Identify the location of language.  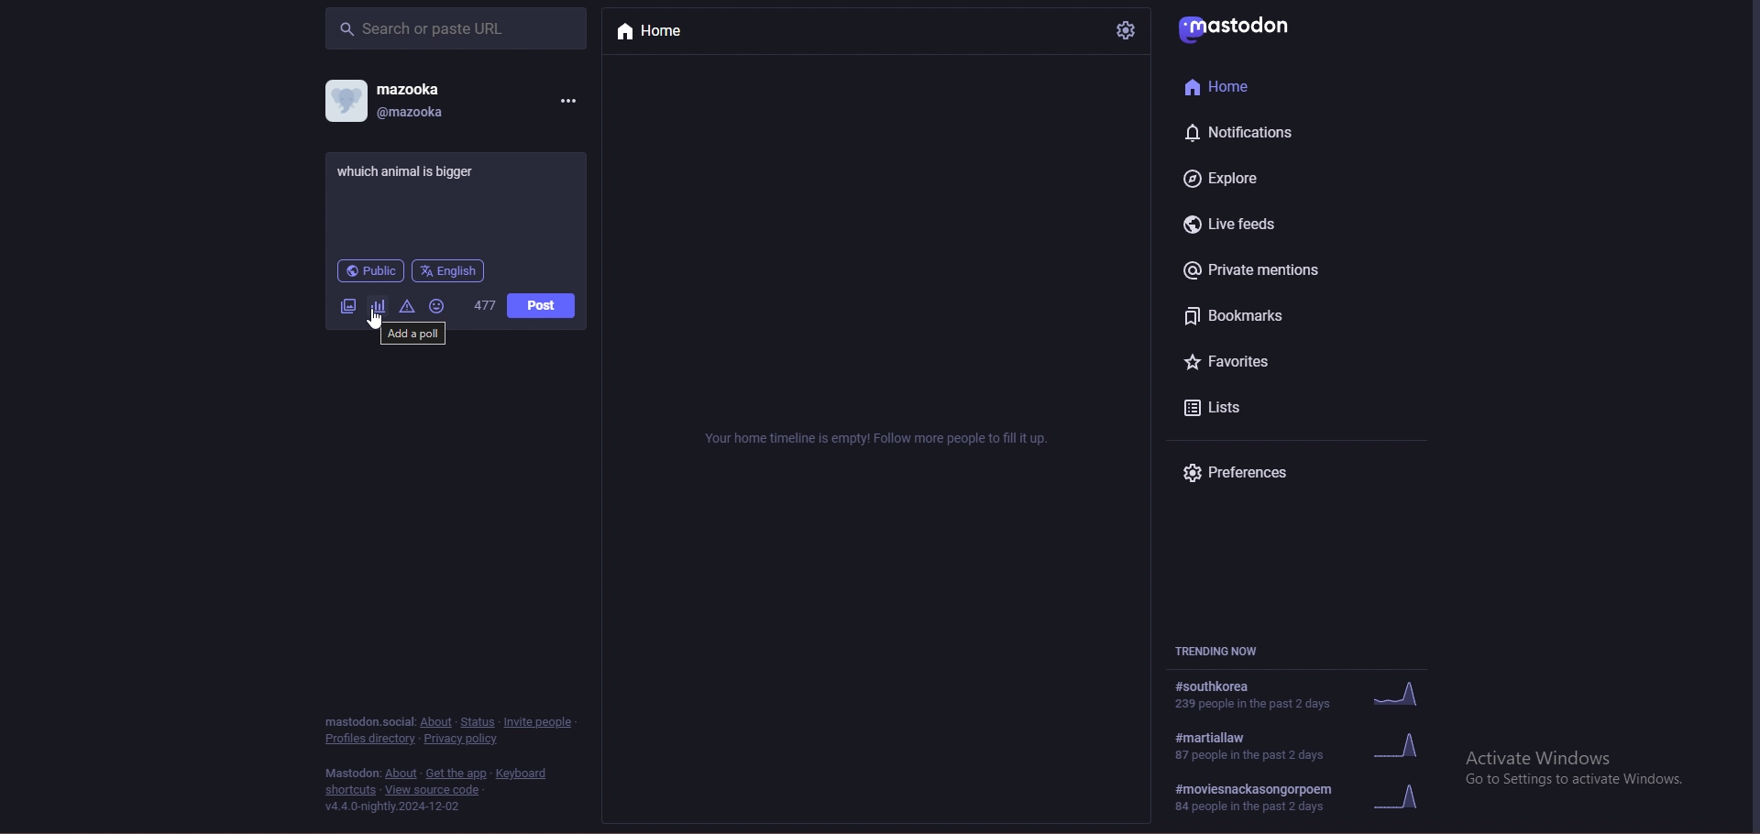
(448, 270).